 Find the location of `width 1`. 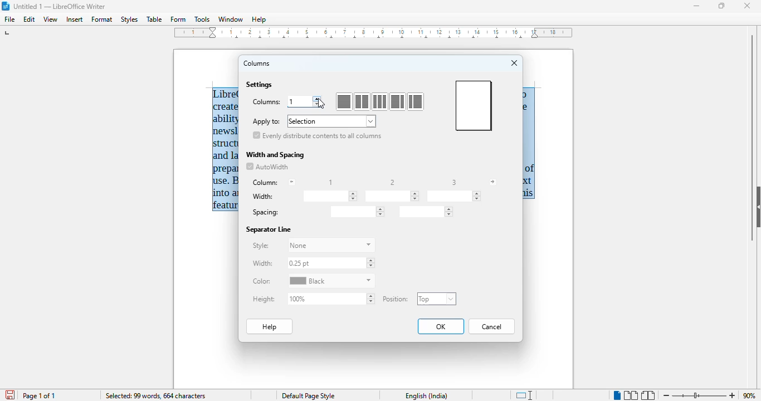

width 1 is located at coordinates (329, 196).